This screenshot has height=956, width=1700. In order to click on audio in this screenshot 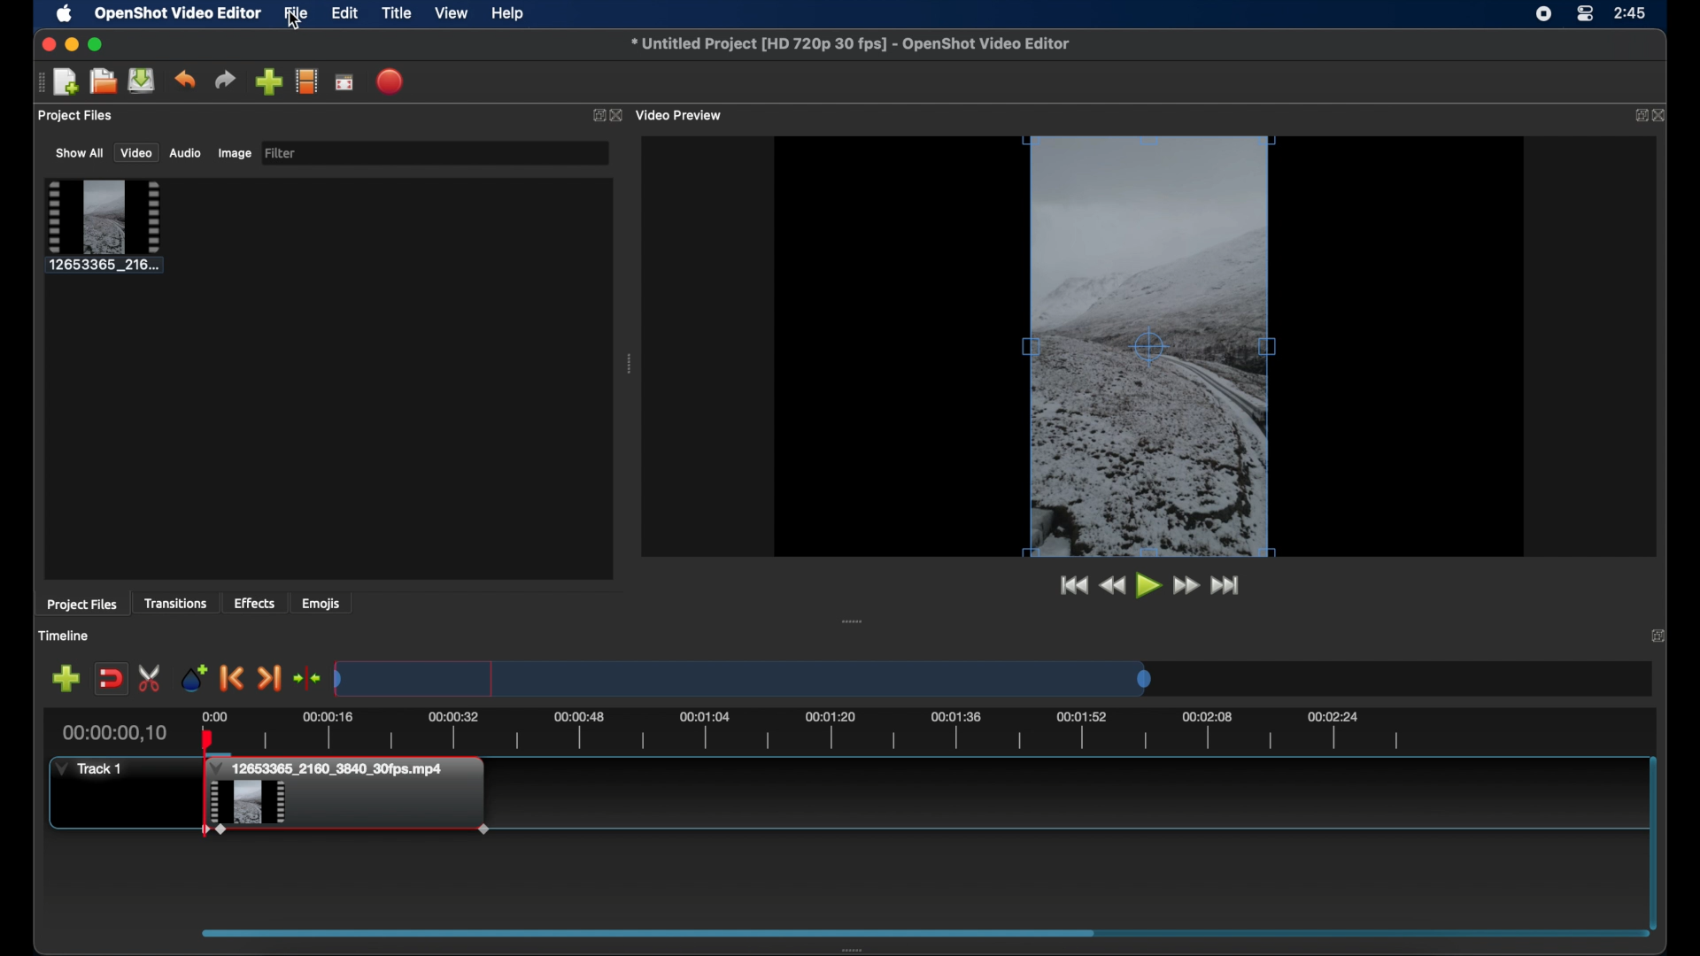, I will do `click(186, 154)`.